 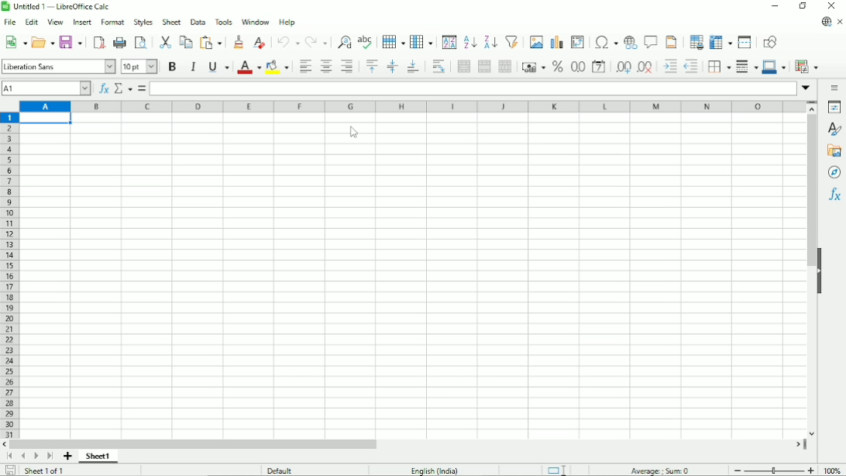 What do you see at coordinates (281, 470) in the screenshot?
I see `Default` at bounding box center [281, 470].